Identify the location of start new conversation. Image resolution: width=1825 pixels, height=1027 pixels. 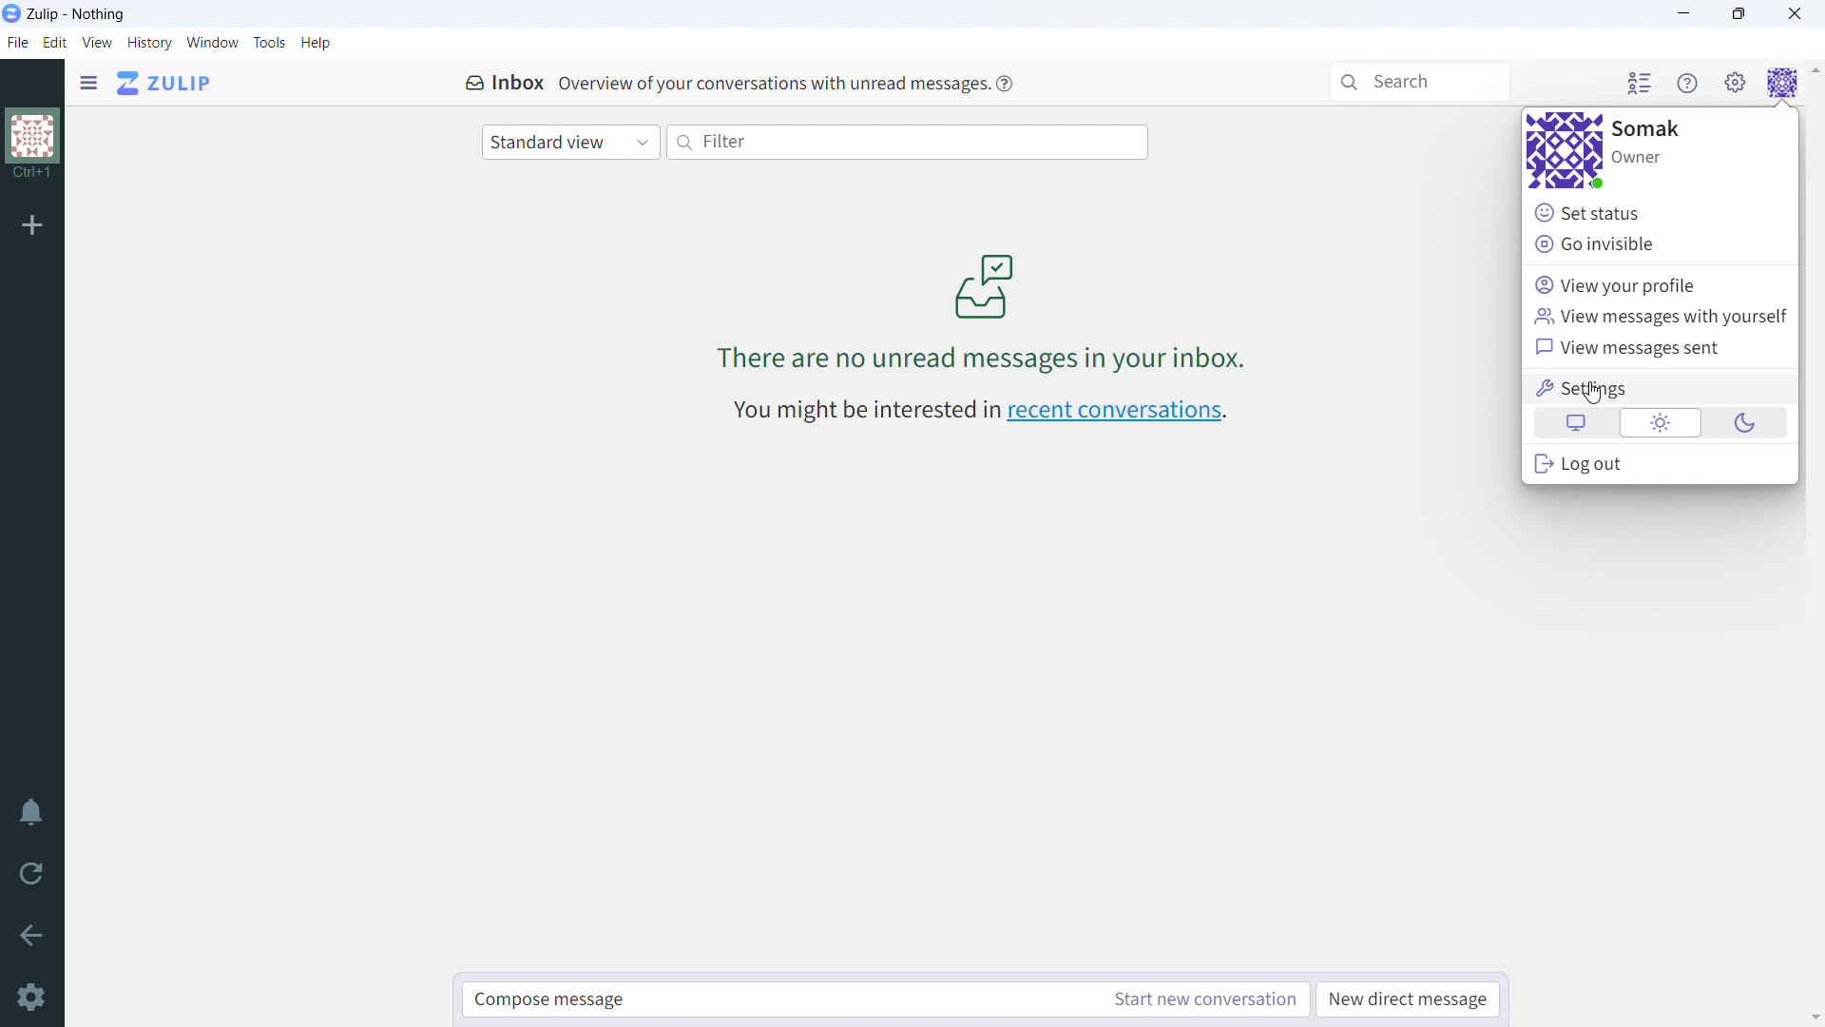
(1202, 999).